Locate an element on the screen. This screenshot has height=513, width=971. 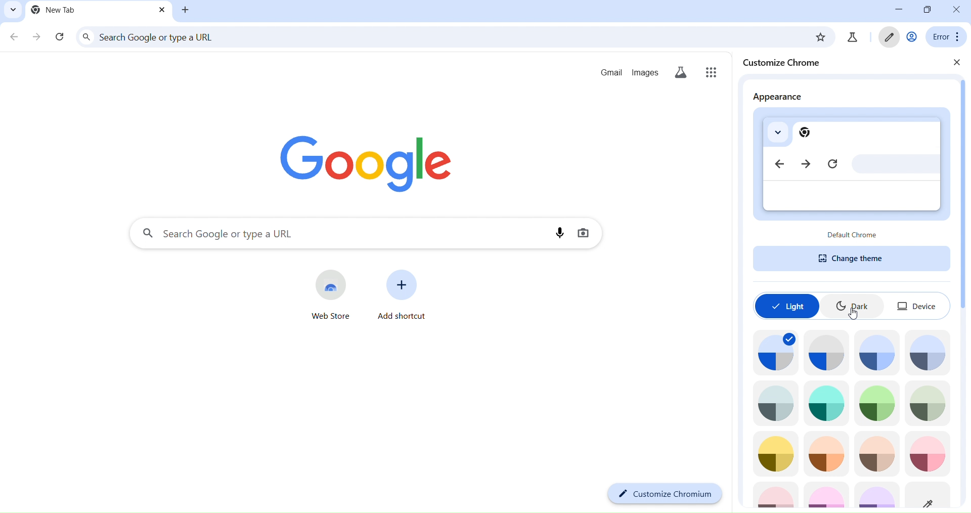
theme icon is located at coordinates (826, 353).